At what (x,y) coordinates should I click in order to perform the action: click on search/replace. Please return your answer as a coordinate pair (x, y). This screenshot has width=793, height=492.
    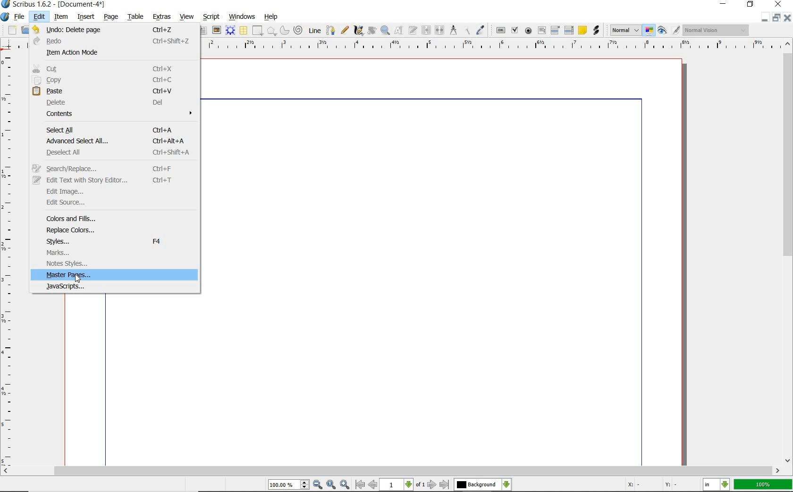
    Looking at the image, I should click on (114, 168).